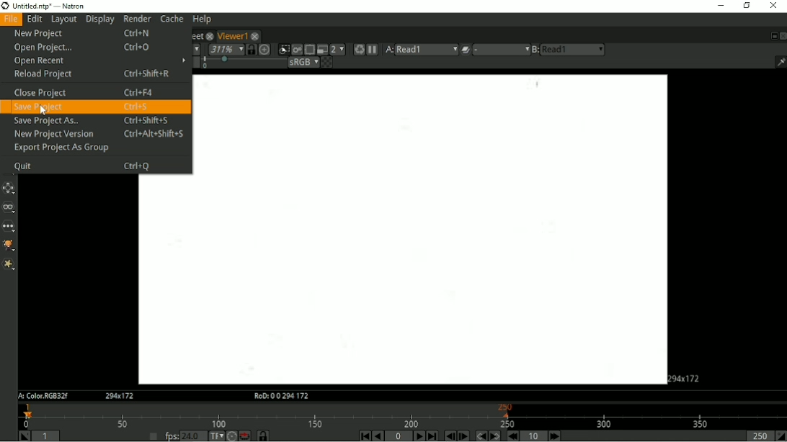 This screenshot has width=787, height=442. What do you see at coordinates (339, 49) in the screenshot?
I see `Scale down rendered image` at bounding box center [339, 49].